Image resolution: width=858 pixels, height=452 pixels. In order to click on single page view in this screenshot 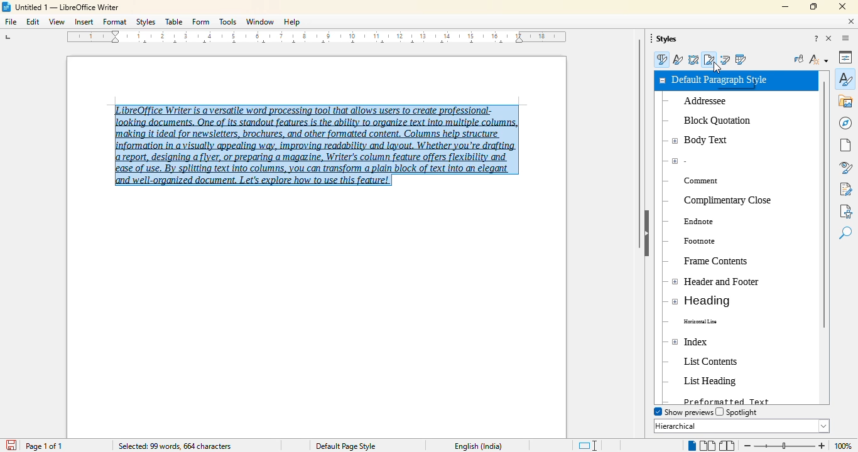, I will do `click(689, 446)`.